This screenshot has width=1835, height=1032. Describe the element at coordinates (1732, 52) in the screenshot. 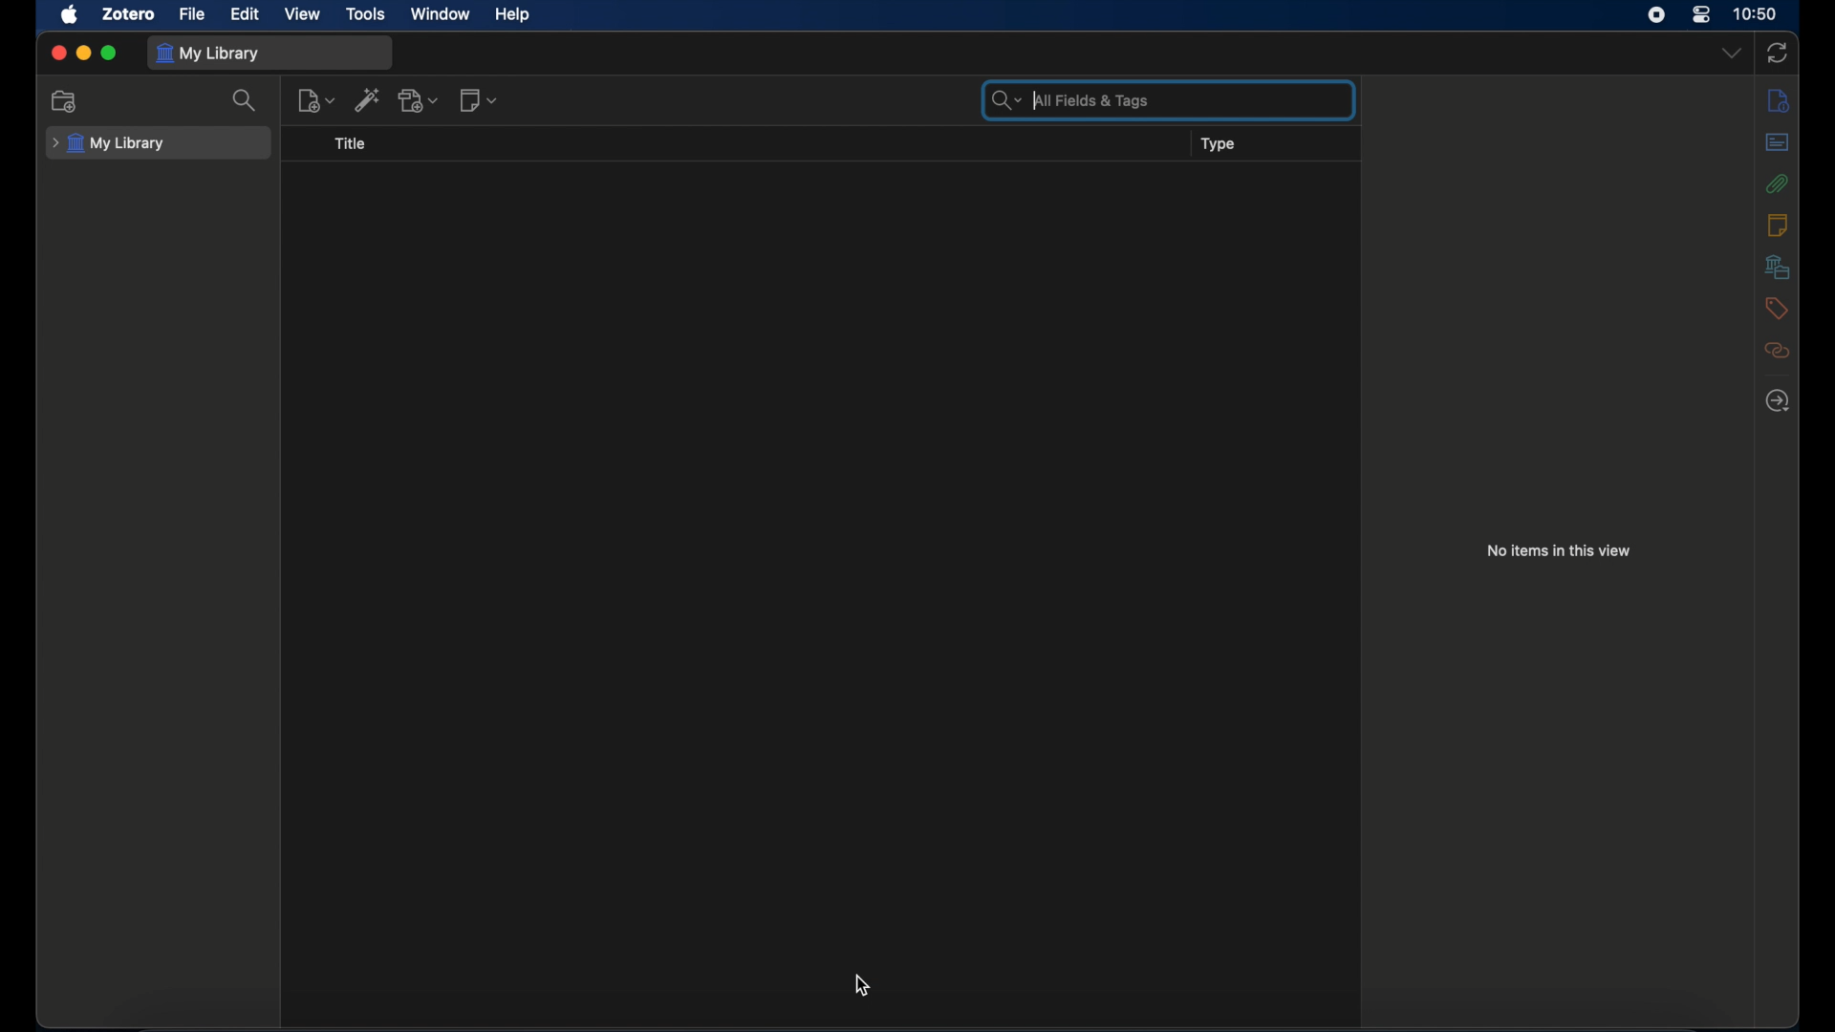

I see `dropdown` at that location.